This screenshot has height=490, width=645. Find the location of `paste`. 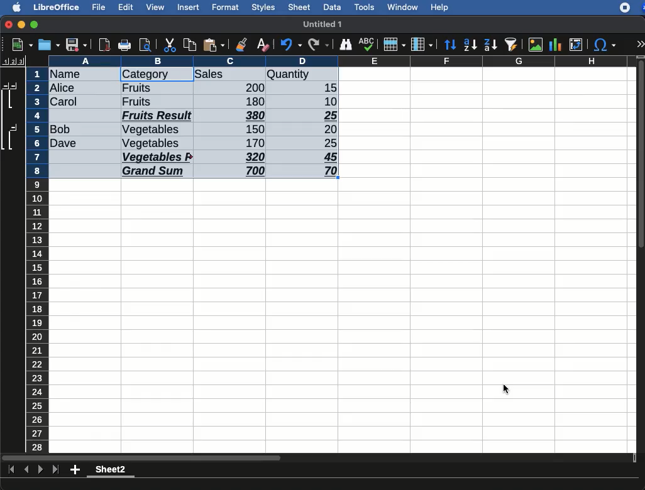

paste is located at coordinates (213, 45).